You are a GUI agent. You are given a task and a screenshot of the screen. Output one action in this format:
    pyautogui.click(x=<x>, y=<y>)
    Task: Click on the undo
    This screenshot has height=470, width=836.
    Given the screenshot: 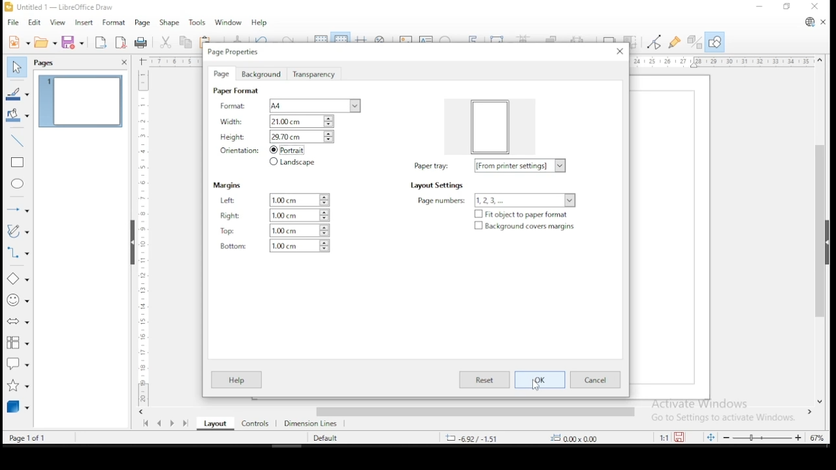 What is the action you would take?
    pyautogui.click(x=266, y=38)
    